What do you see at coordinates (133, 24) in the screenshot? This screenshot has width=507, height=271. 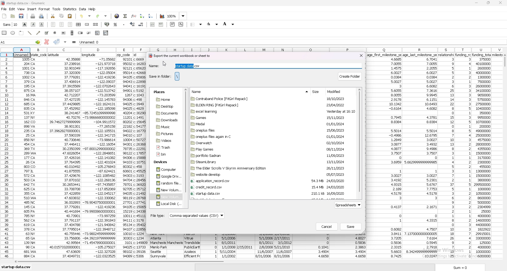 I see `increase decimals` at bounding box center [133, 24].